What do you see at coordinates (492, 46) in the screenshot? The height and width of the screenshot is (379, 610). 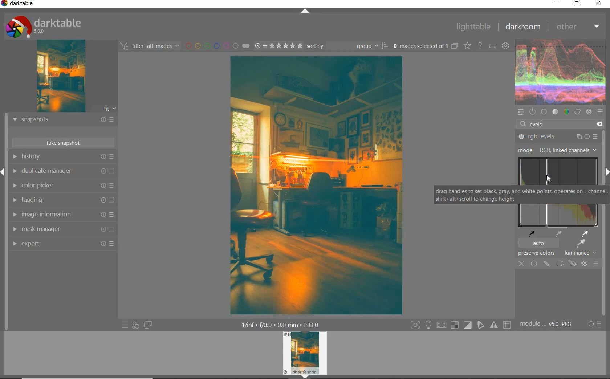 I see `set keyboard shortcuts` at bounding box center [492, 46].